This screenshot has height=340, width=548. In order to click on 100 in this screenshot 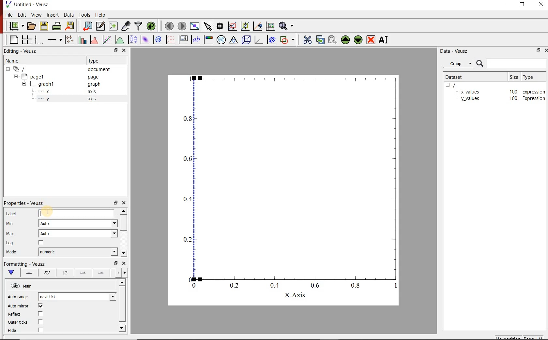, I will do `click(513, 99)`.